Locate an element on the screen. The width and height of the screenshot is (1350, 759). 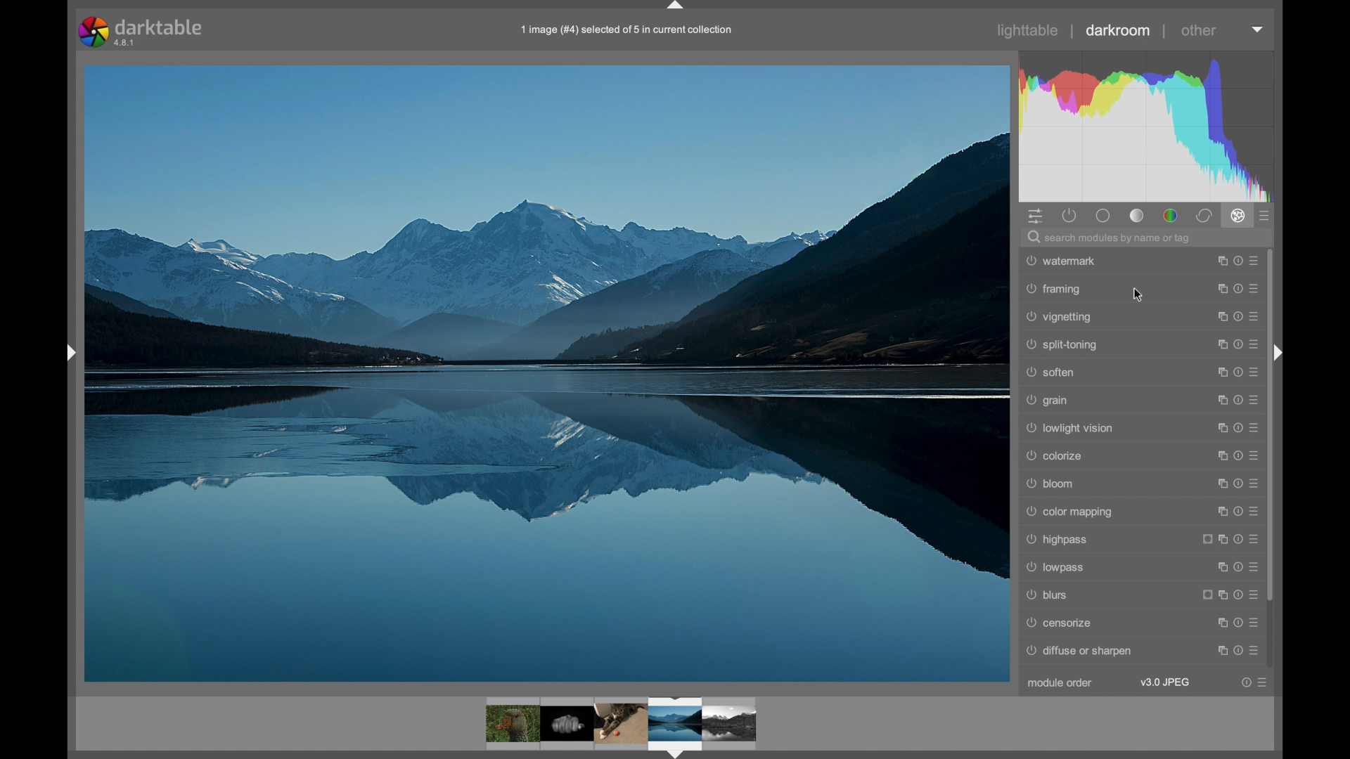
show all advanced modules is located at coordinates (1265, 216).